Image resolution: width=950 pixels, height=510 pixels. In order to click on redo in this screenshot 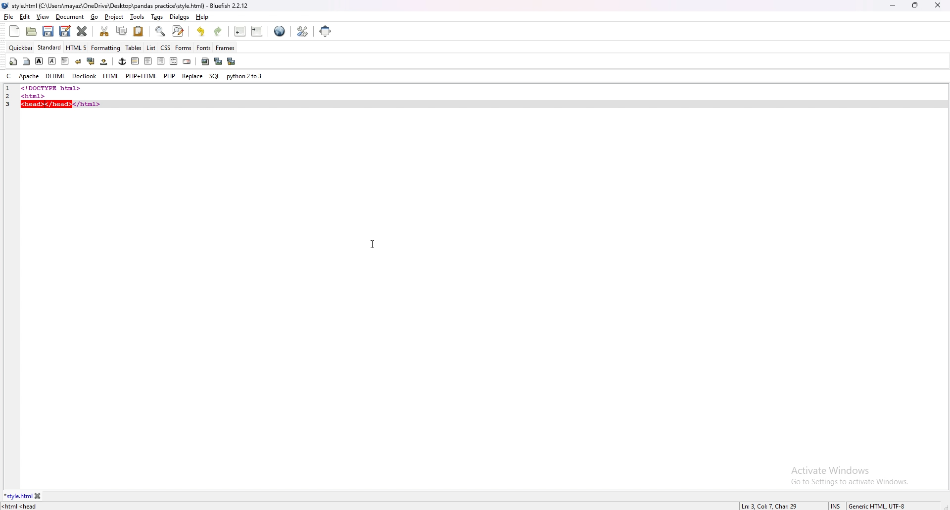, I will do `click(218, 31)`.